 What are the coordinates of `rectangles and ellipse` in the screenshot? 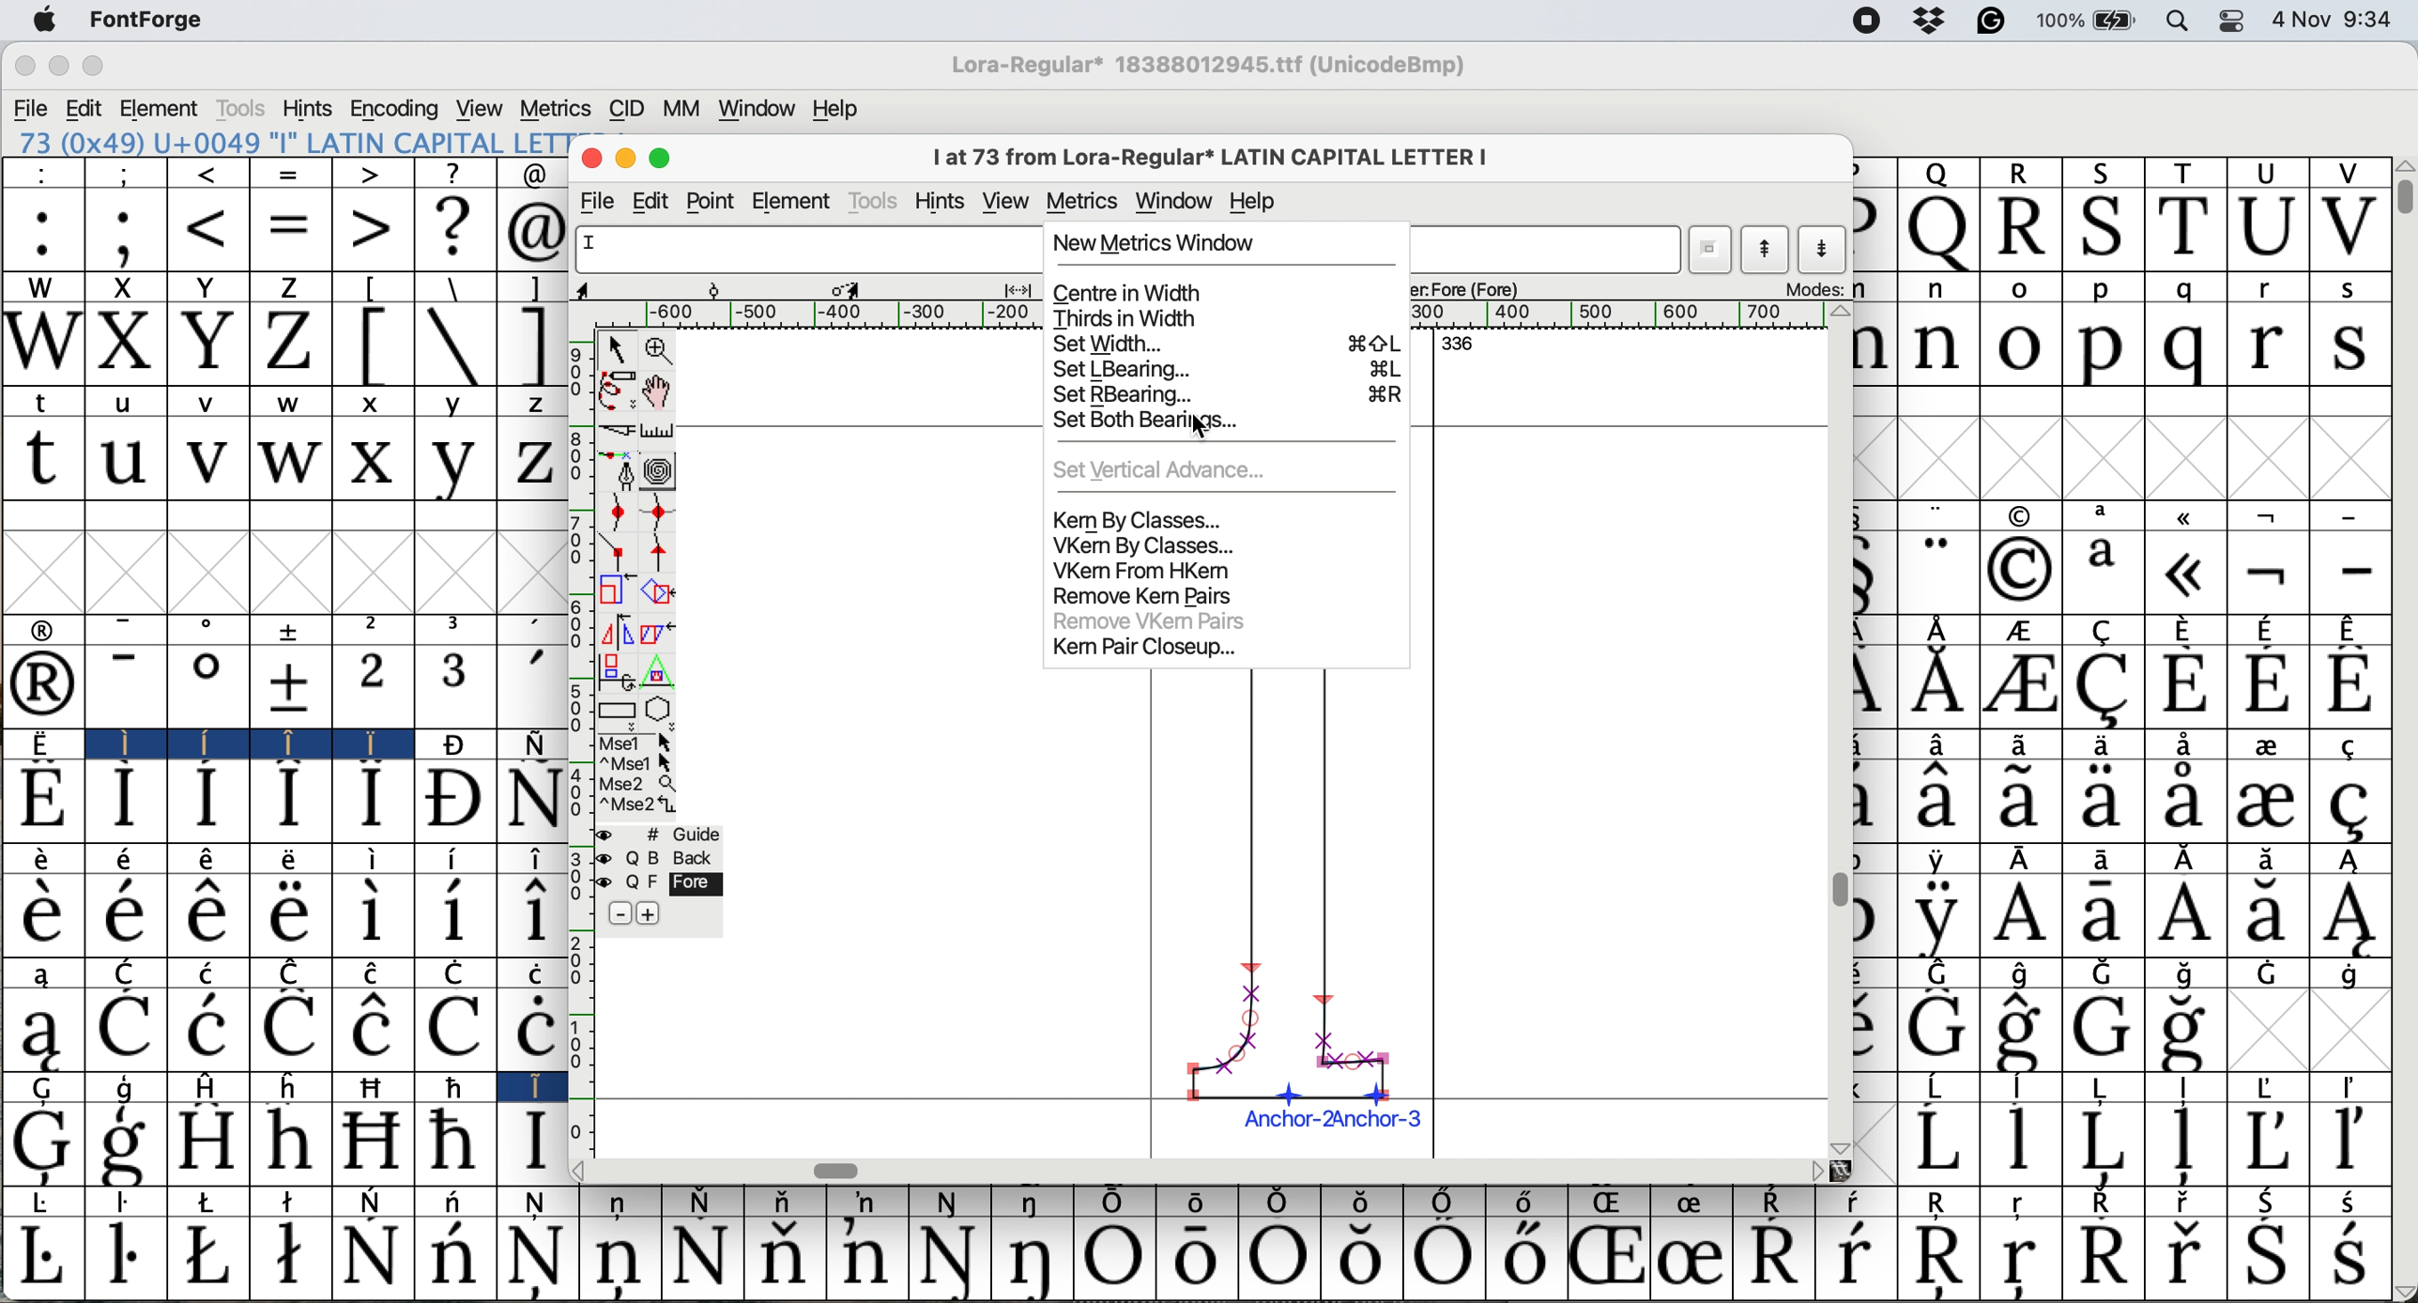 It's located at (618, 707).